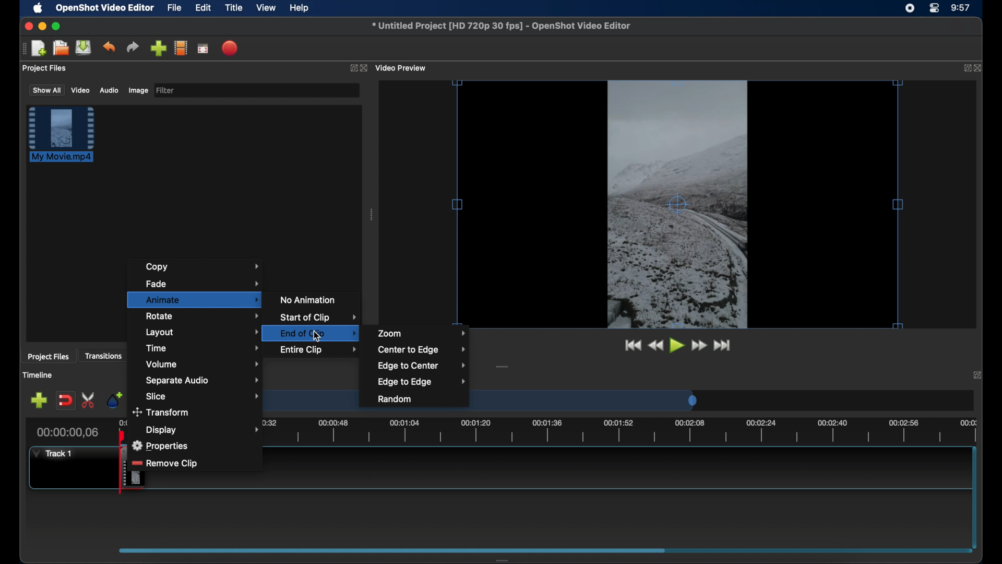  What do you see at coordinates (203, 347) in the screenshot?
I see `time menu` at bounding box center [203, 347].